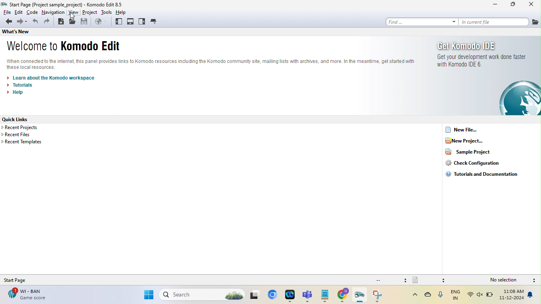 The width and height of the screenshot is (541, 304). What do you see at coordinates (474, 140) in the screenshot?
I see `new project` at bounding box center [474, 140].